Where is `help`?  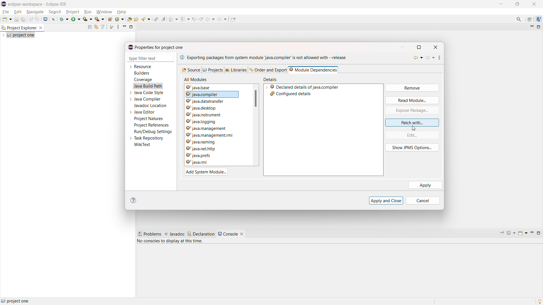 help is located at coordinates (135, 201).